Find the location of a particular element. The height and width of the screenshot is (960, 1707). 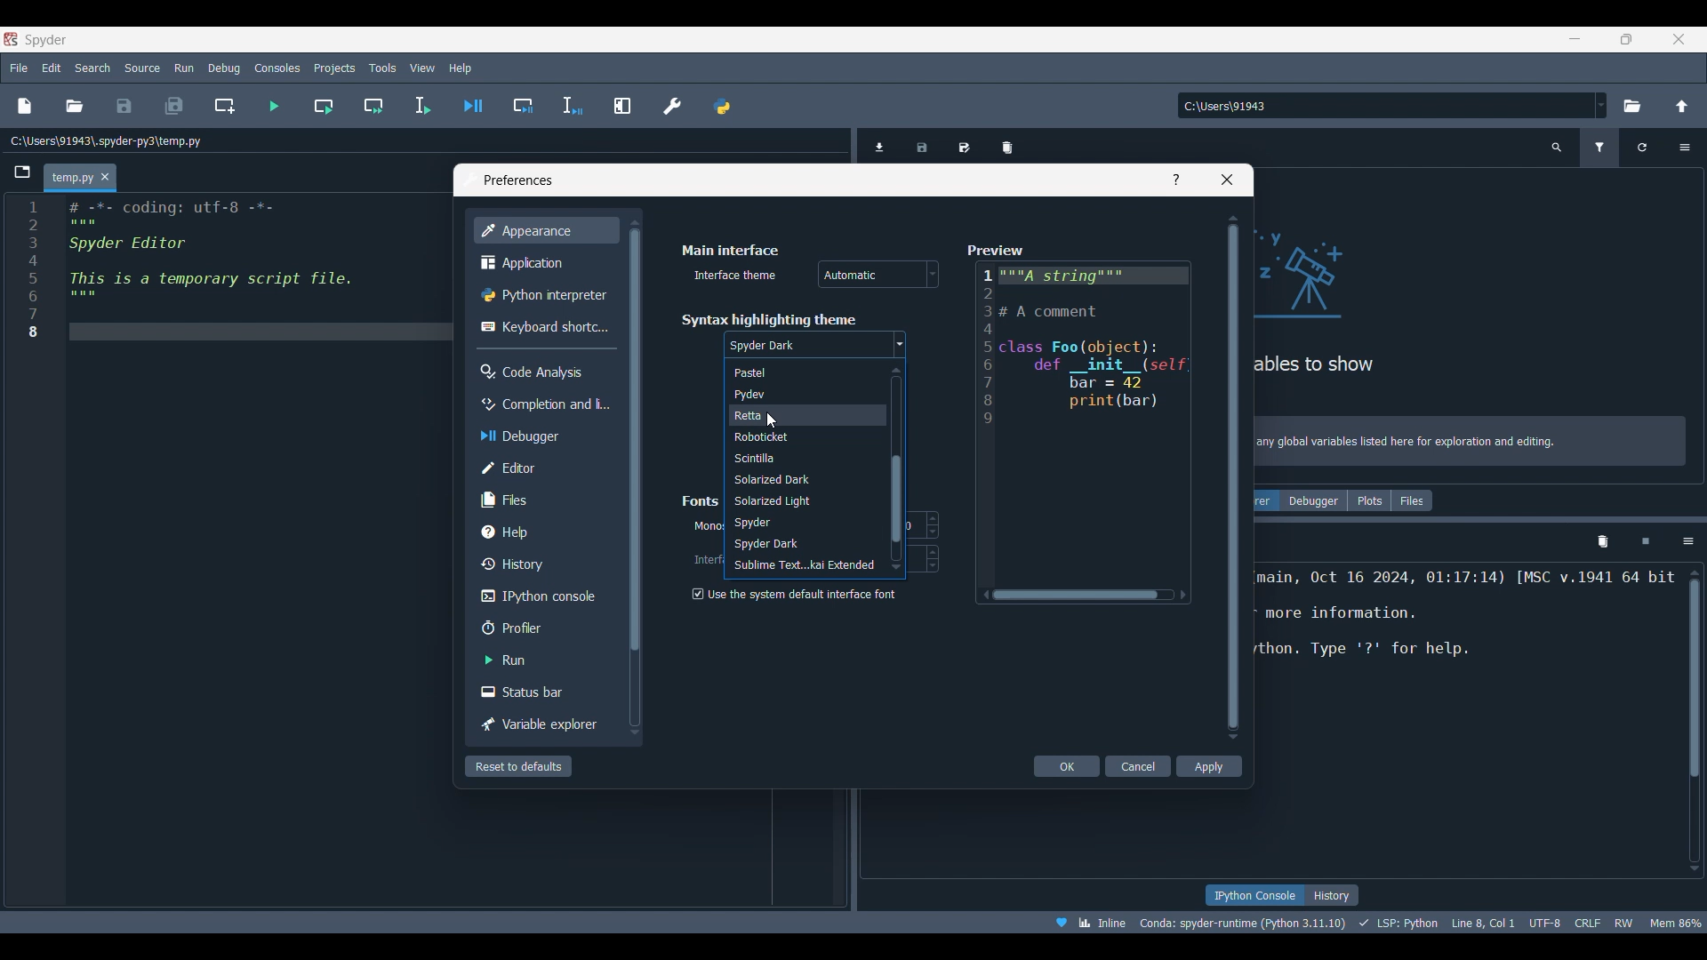

scroll bar is located at coordinates (1691, 719).